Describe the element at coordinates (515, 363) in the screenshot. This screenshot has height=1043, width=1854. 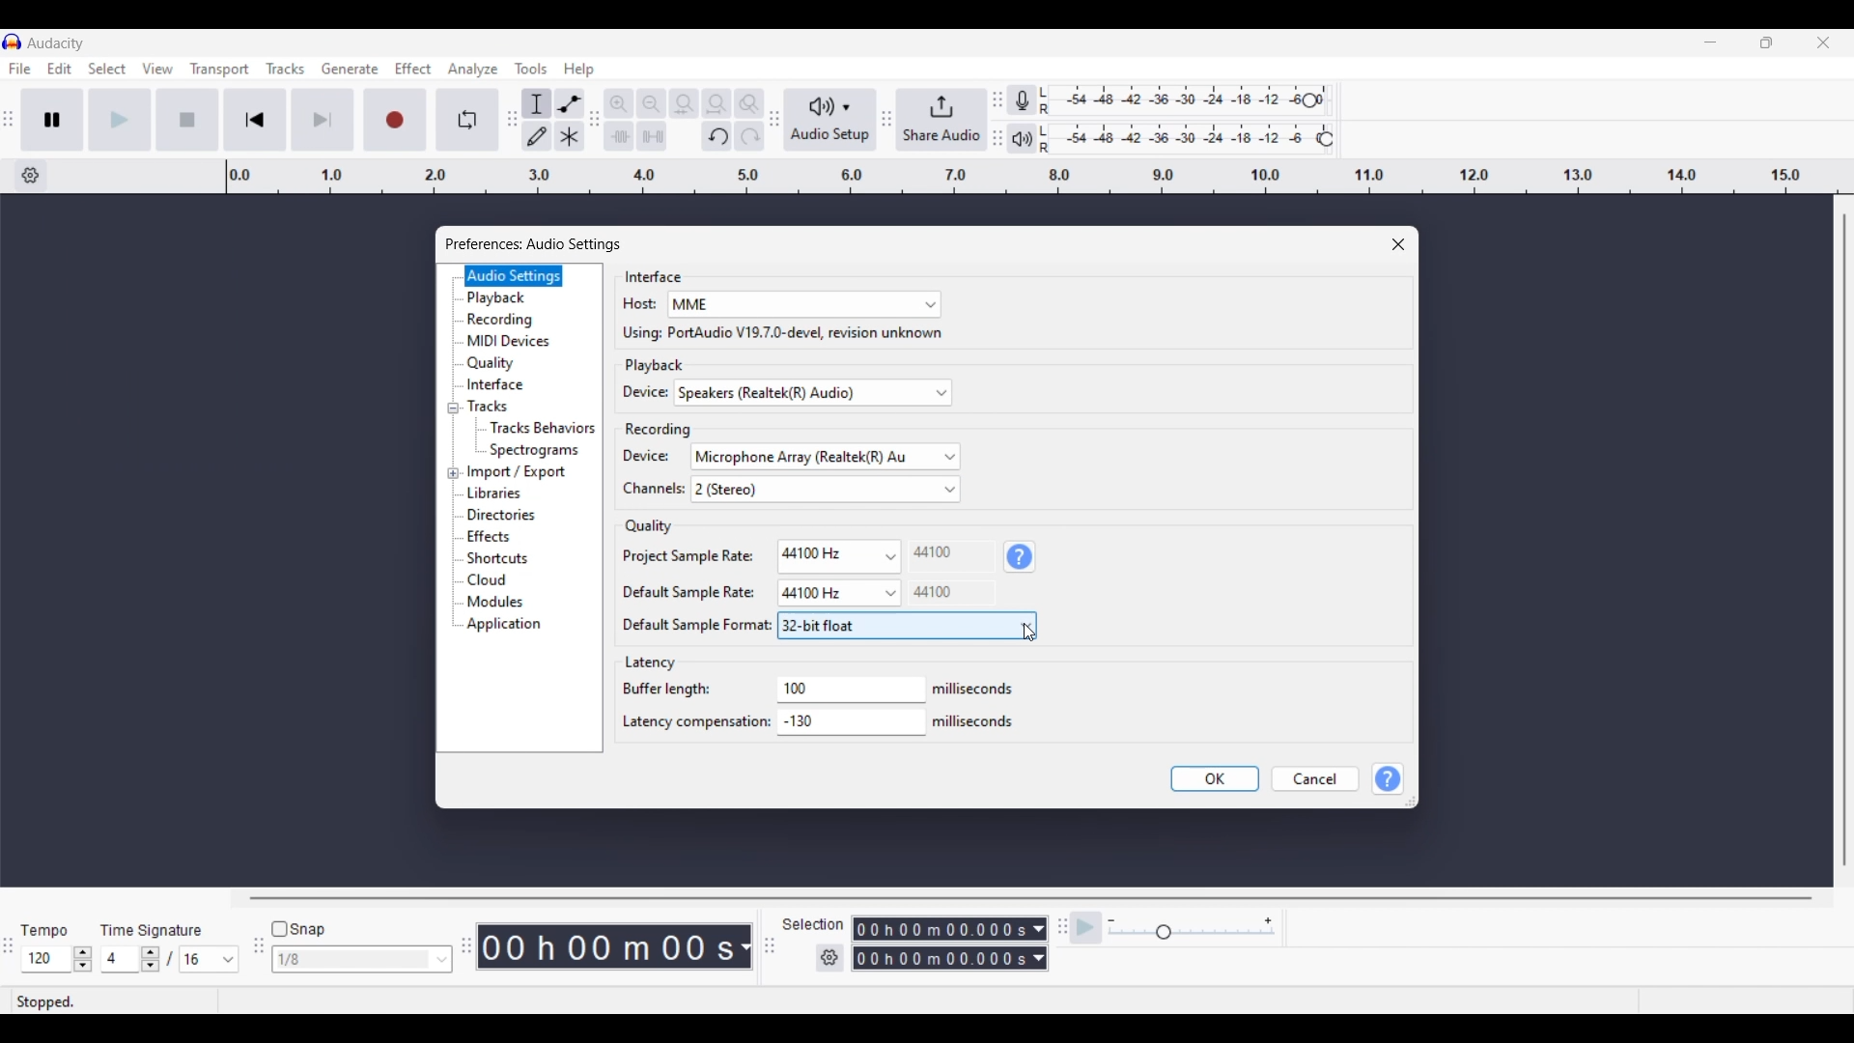
I see `Quality` at that location.